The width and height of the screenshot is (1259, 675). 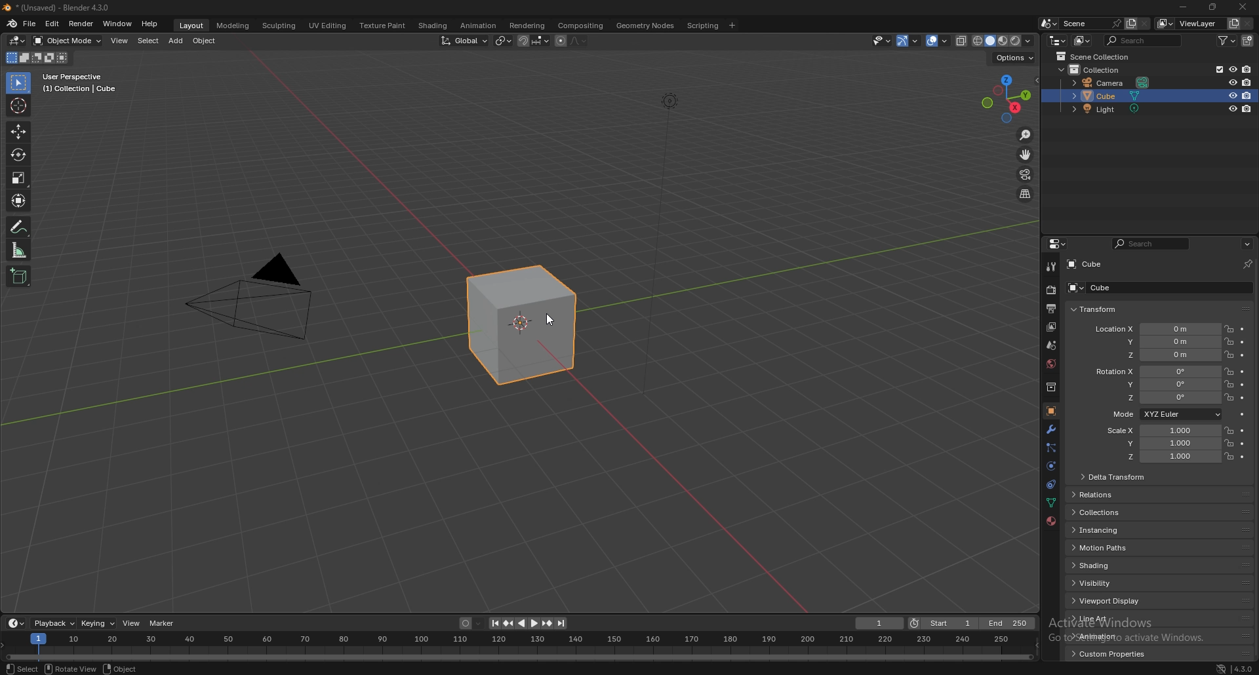 What do you see at coordinates (1049, 24) in the screenshot?
I see `browse scene` at bounding box center [1049, 24].